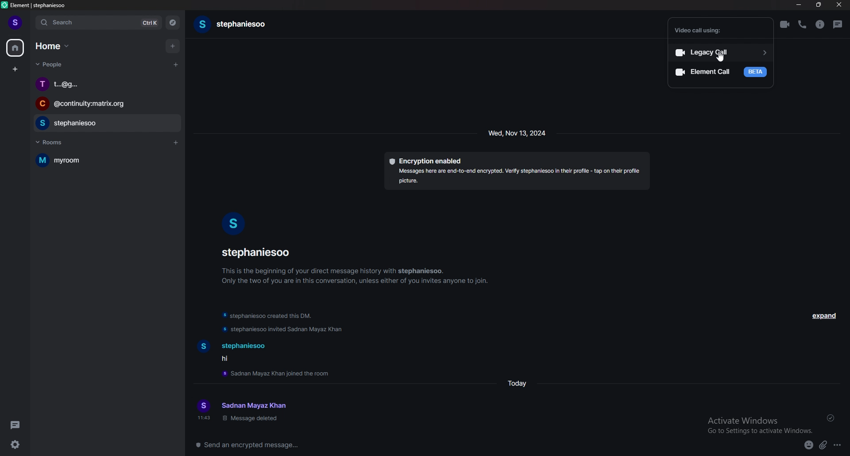 The height and width of the screenshot is (456, 850). Describe the element at coordinates (104, 124) in the screenshot. I see `chat` at that location.